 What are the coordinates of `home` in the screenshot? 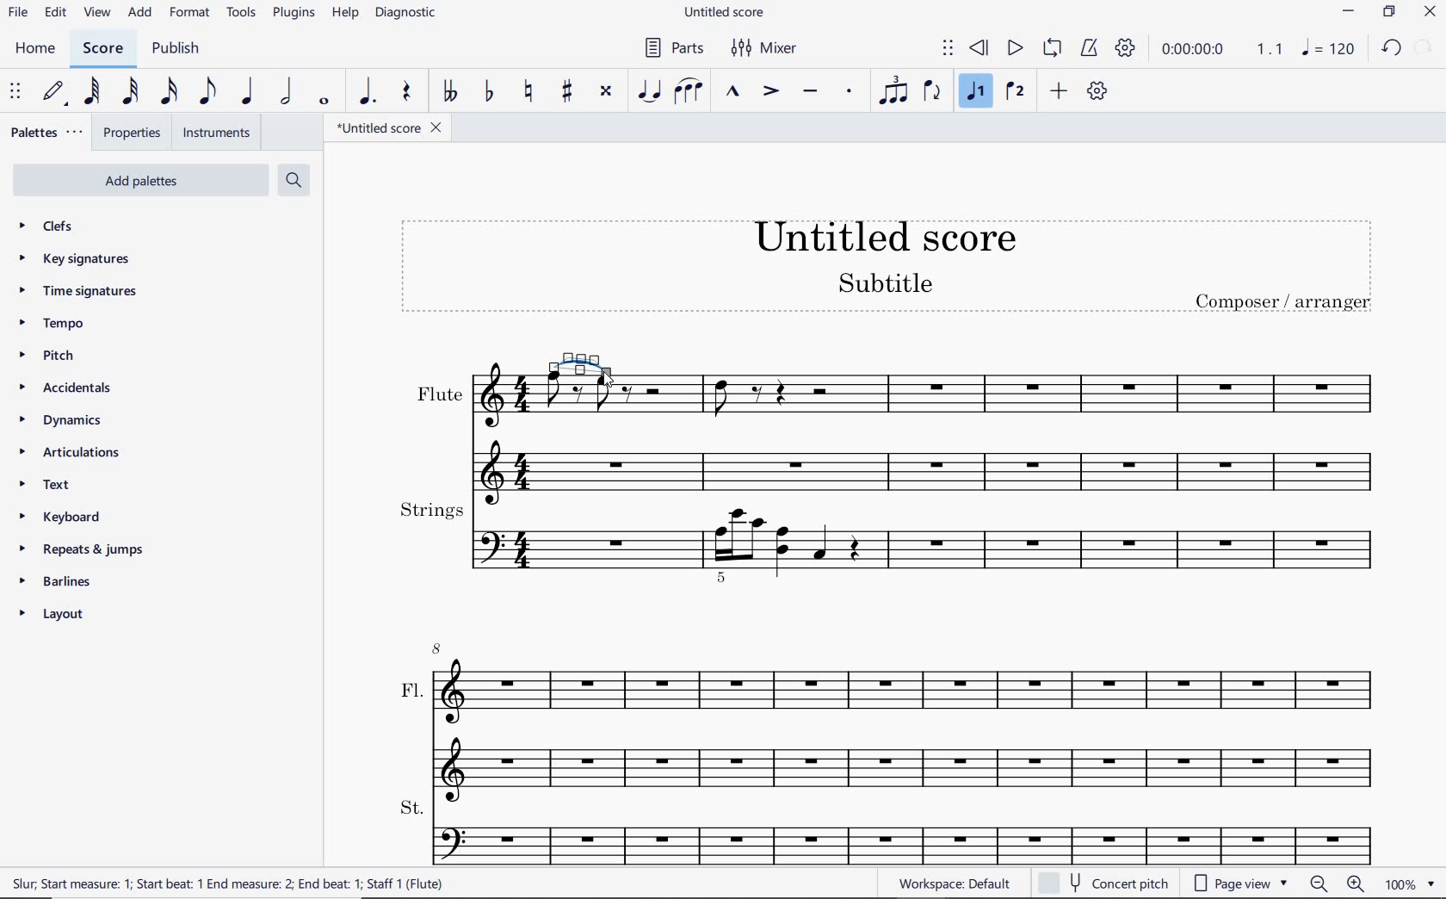 It's located at (37, 49).